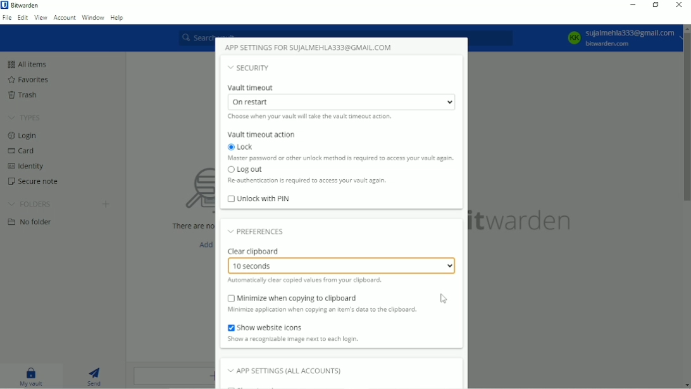  Describe the element at coordinates (105, 204) in the screenshot. I see `Create folder` at that location.